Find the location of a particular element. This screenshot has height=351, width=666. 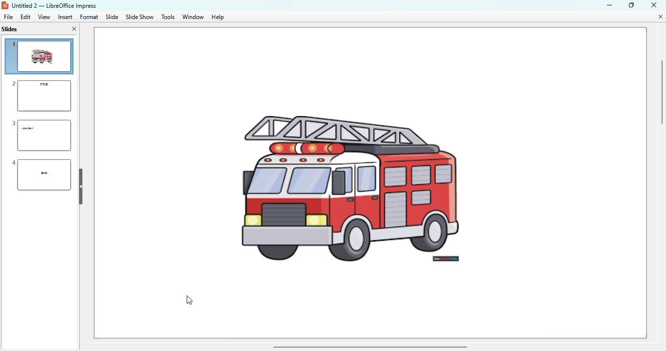

help is located at coordinates (218, 18).